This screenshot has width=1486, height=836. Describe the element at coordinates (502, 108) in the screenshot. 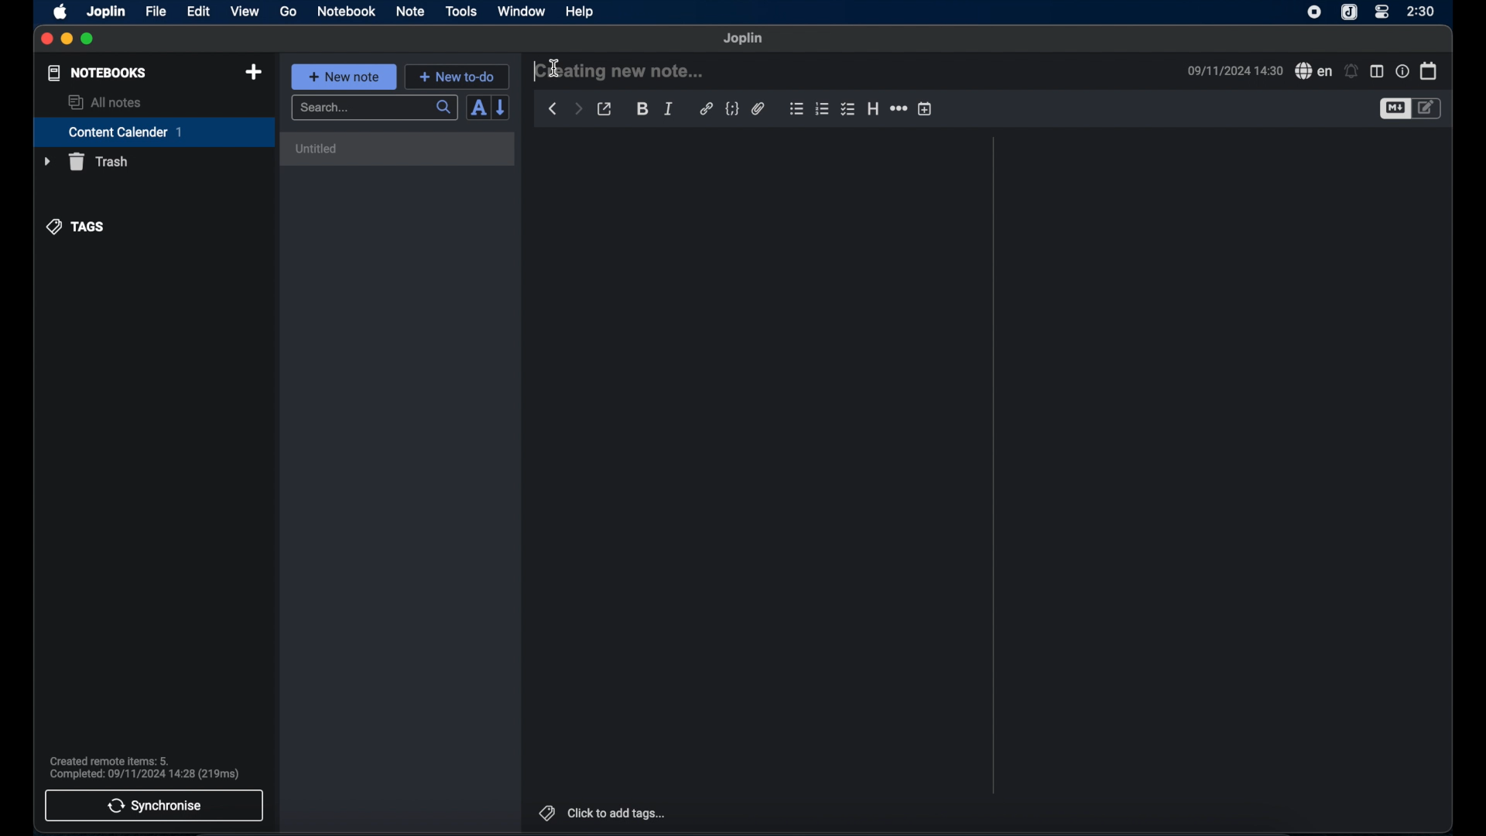

I see `reverse sort order` at that location.